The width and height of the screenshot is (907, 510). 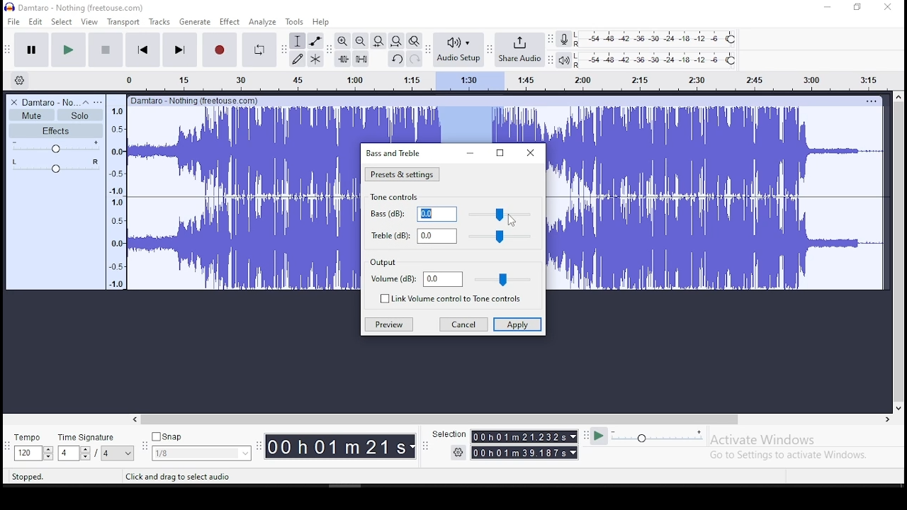 What do you see at coordinates (361, 59) in the screenshot?
I see `silence audio signal` at bounding box center [361, 59].